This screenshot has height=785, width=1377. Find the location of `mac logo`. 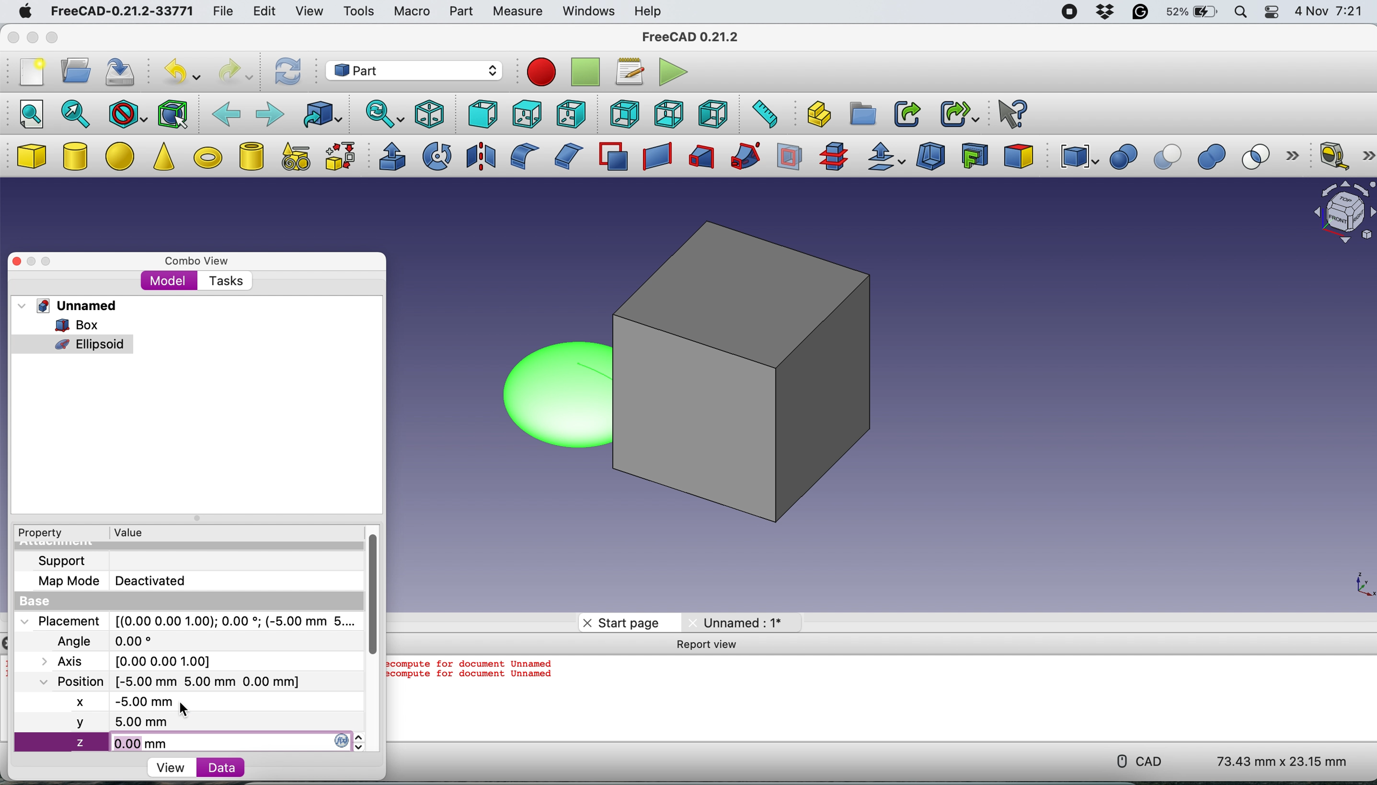

mac logo is located at coordinates (23, 12).